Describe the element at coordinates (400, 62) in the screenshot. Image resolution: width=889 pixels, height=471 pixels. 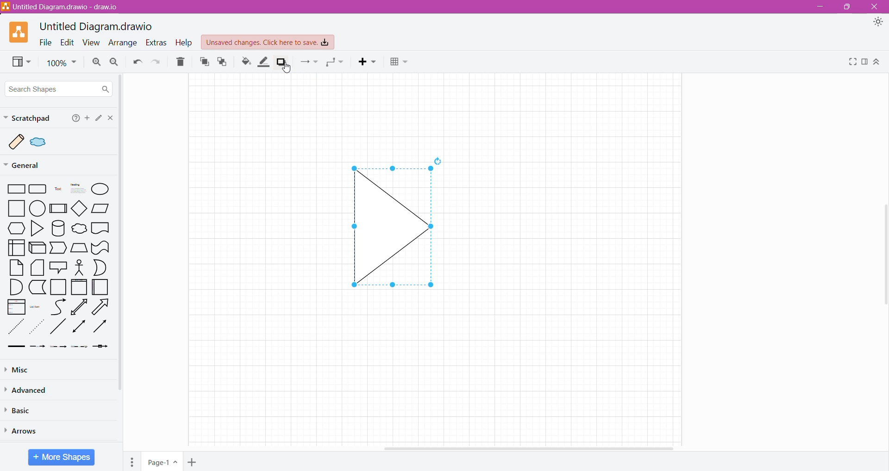
I see `Table` at that location.